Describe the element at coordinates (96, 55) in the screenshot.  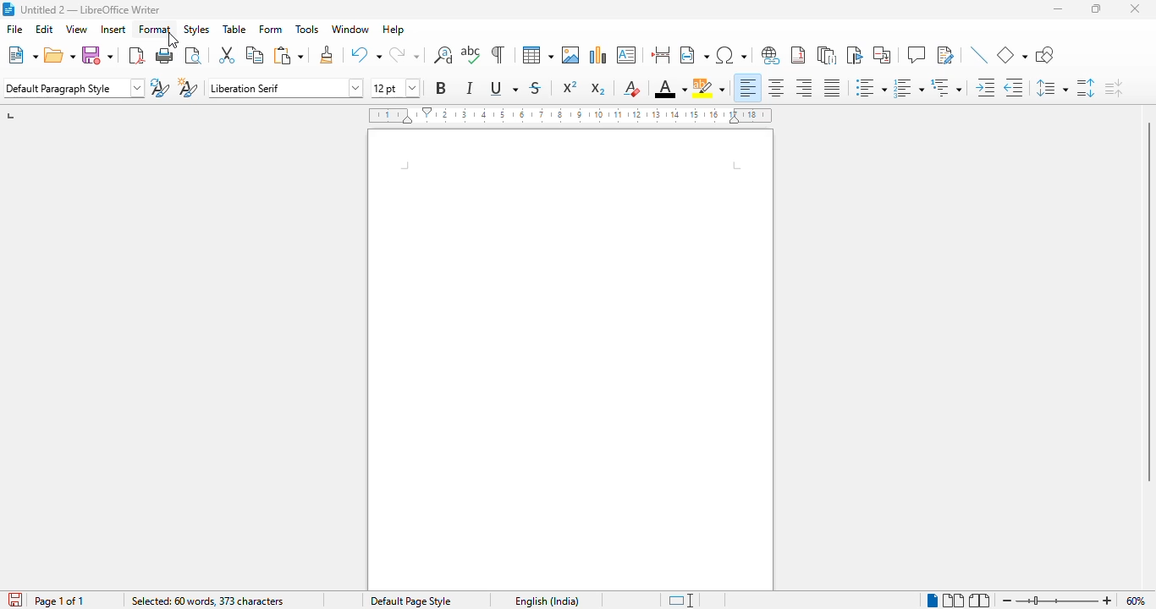
I see `save` at that location.